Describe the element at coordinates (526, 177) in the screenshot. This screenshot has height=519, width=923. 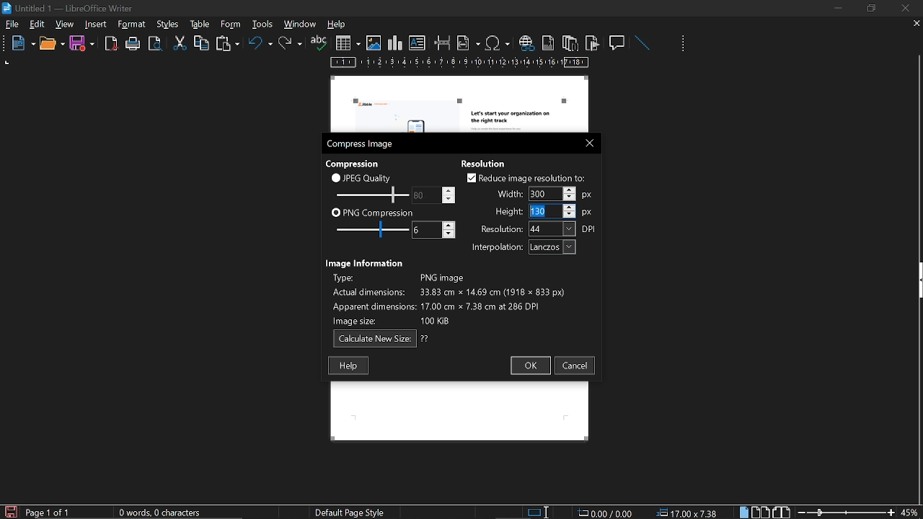
I see `reduce image resolution` at that location.